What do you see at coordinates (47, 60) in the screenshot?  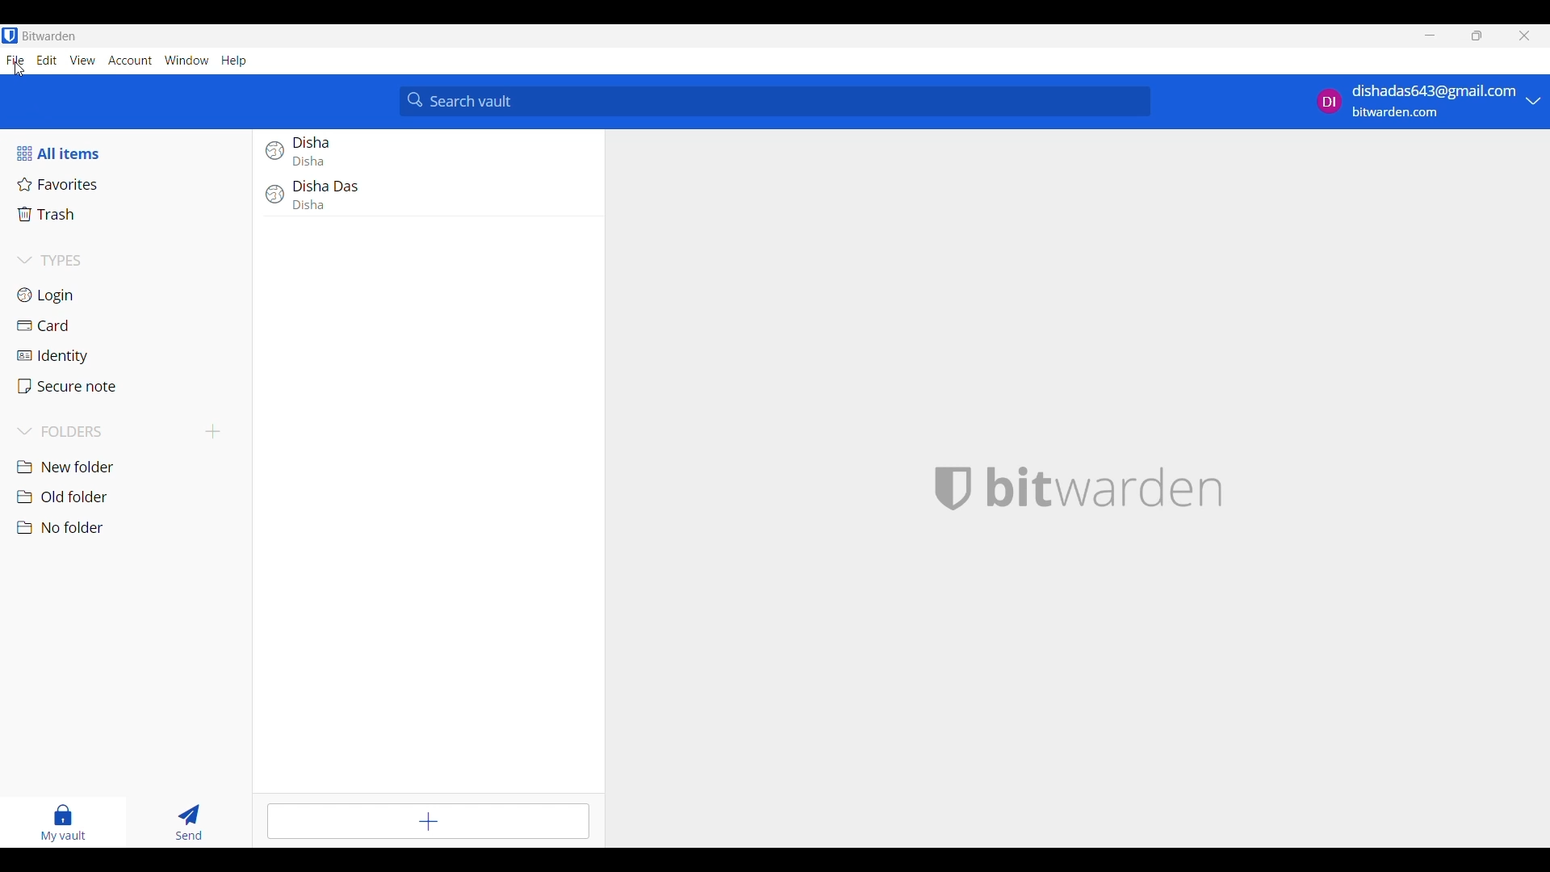 I see `Edit menu` at bounding box center [47, 60].